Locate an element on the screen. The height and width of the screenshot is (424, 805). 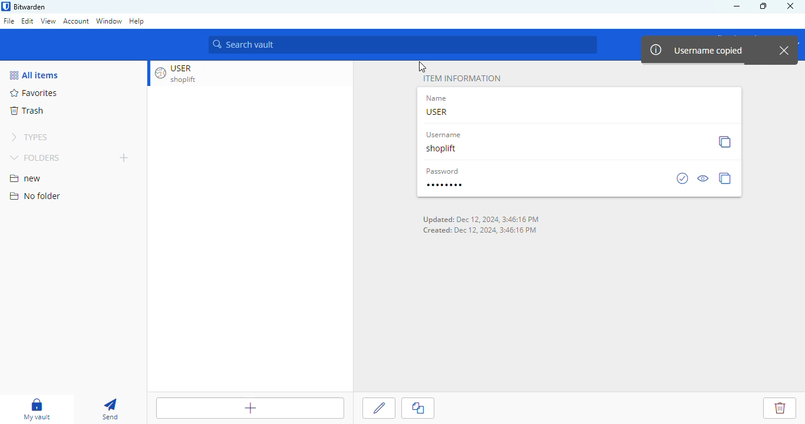
username copied is located at coordinates (698, 51).